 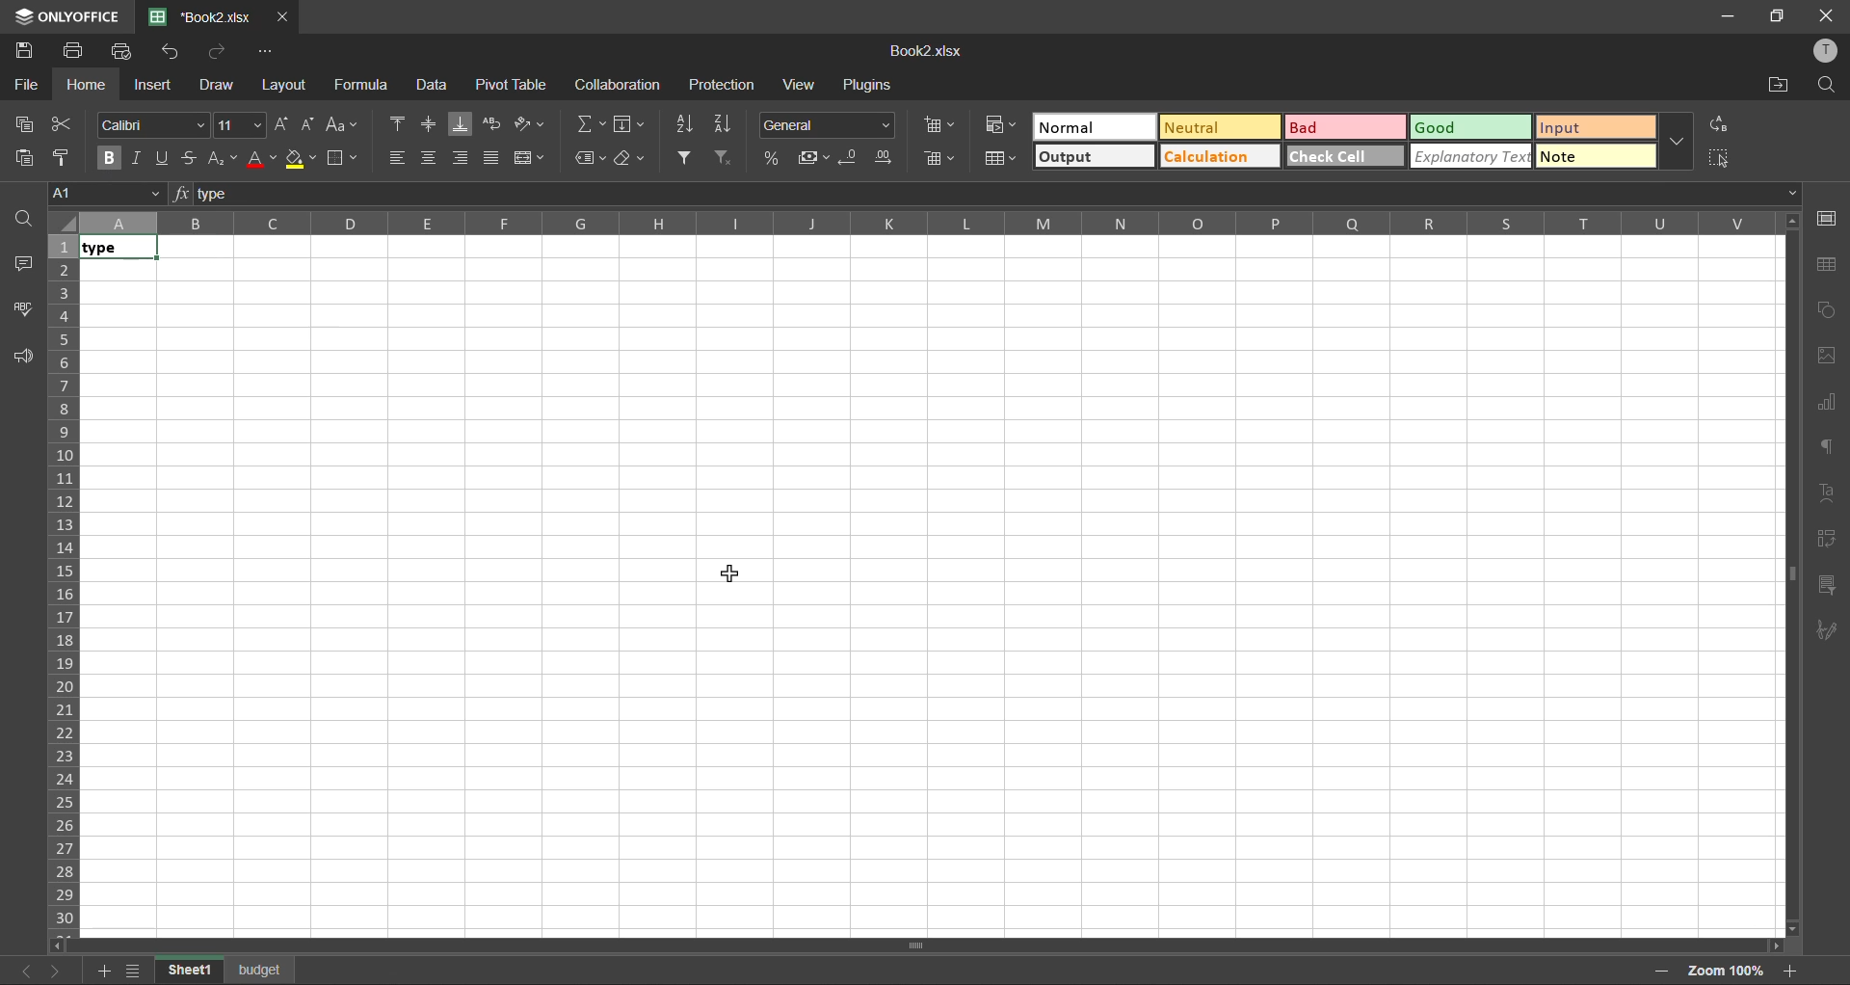 What do you see at coordinates (345, 125) in the screenshot?
I see `change case` at bounding box center [345, 125].